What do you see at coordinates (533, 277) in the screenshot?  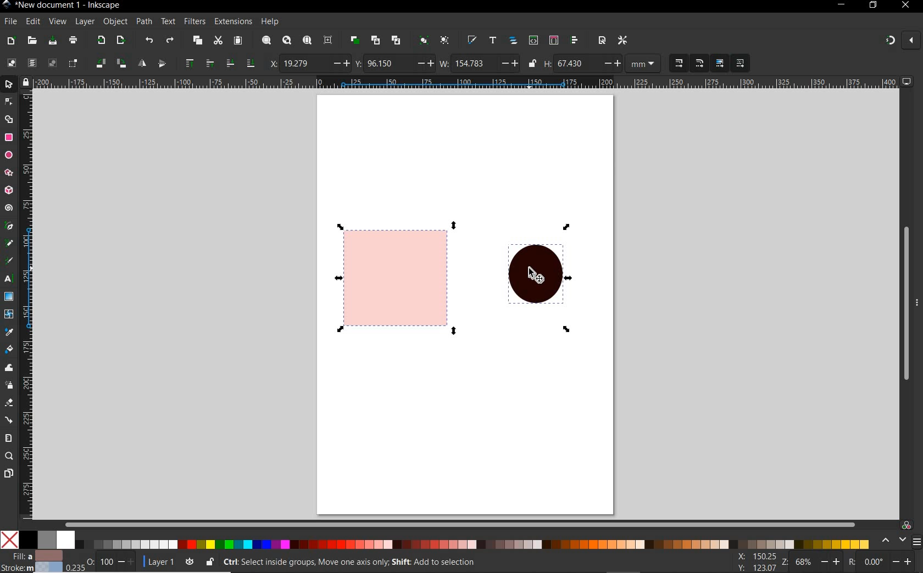 I see `SHAPE SELECTED` at bounding box center [533, 277].